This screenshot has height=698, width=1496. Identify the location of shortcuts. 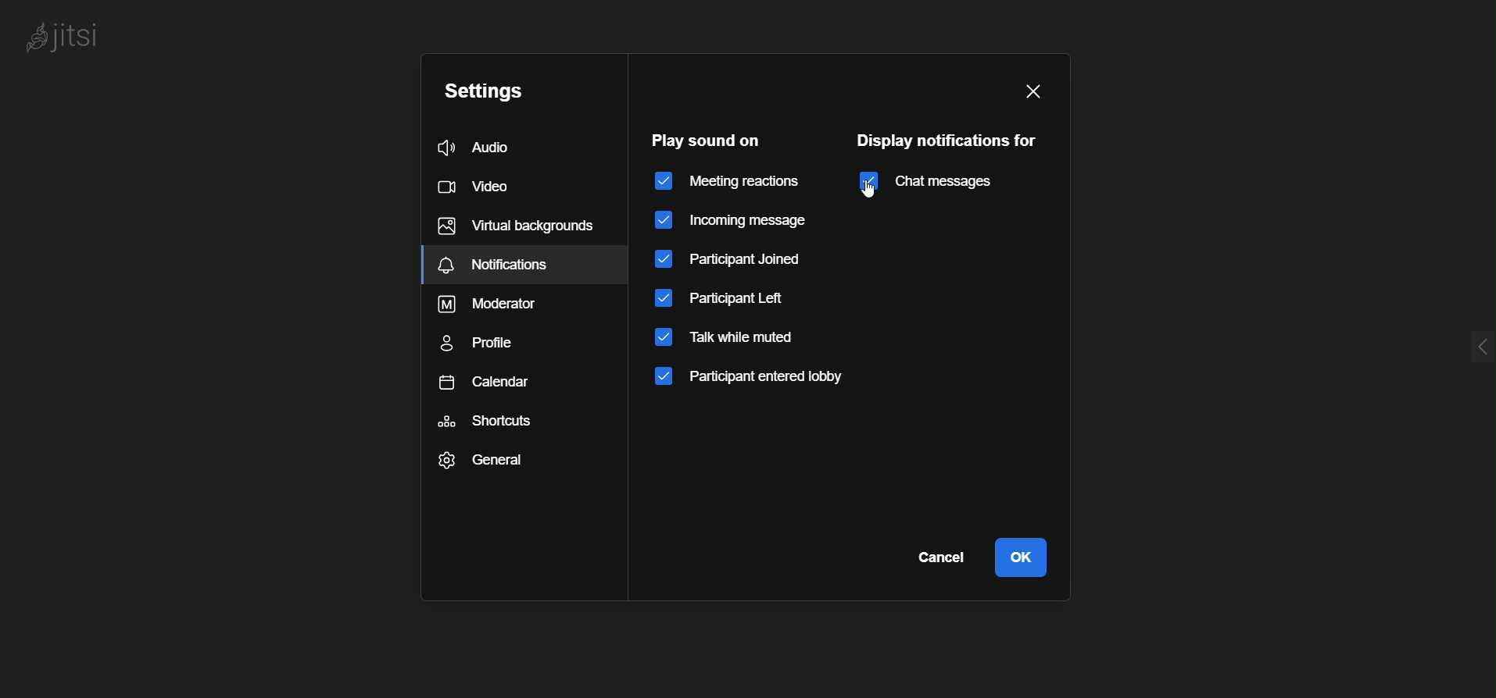
(492, 422).